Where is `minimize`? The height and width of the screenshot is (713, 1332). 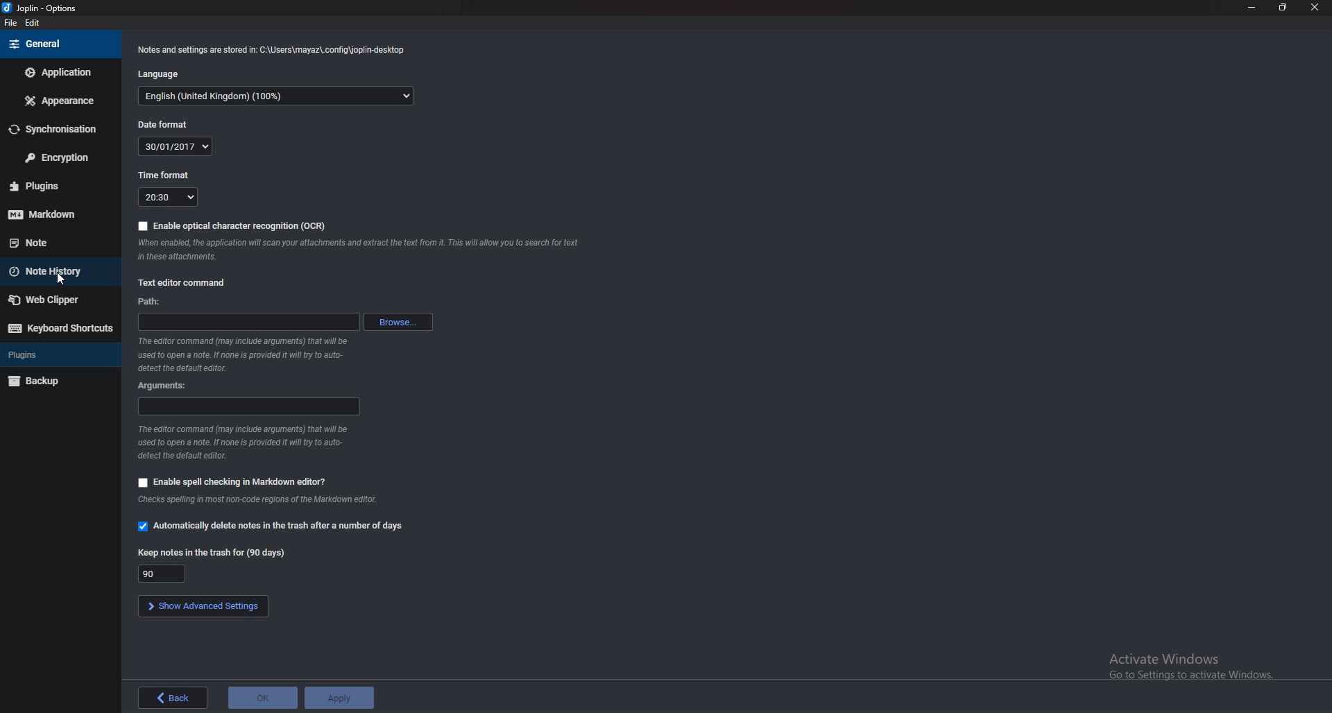
minimize is located at coordinates (1252, 8).